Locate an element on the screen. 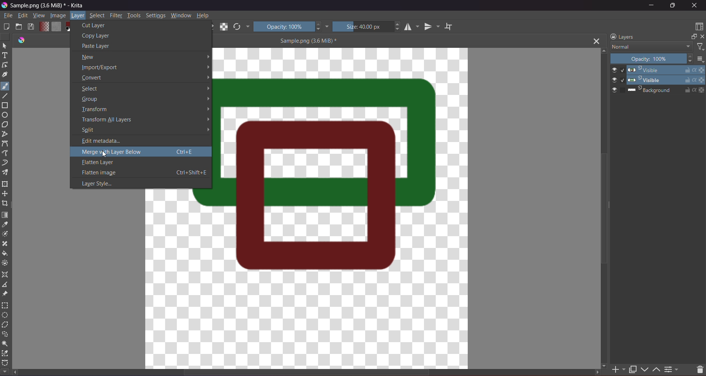  Opacity is located at coordinates (652, 59).